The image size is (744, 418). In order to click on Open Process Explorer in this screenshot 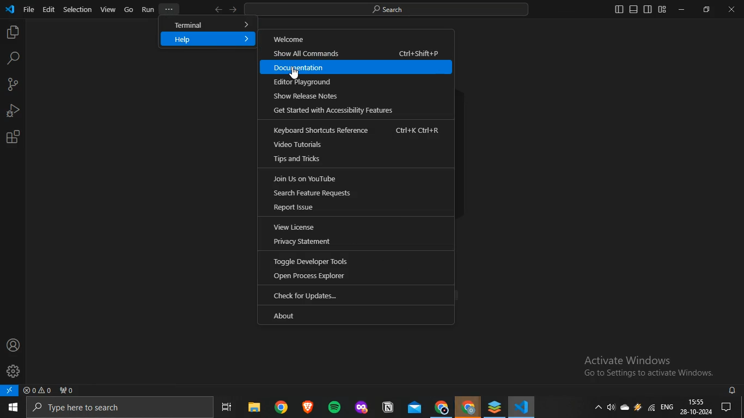, I will do `click(355, 278)`.